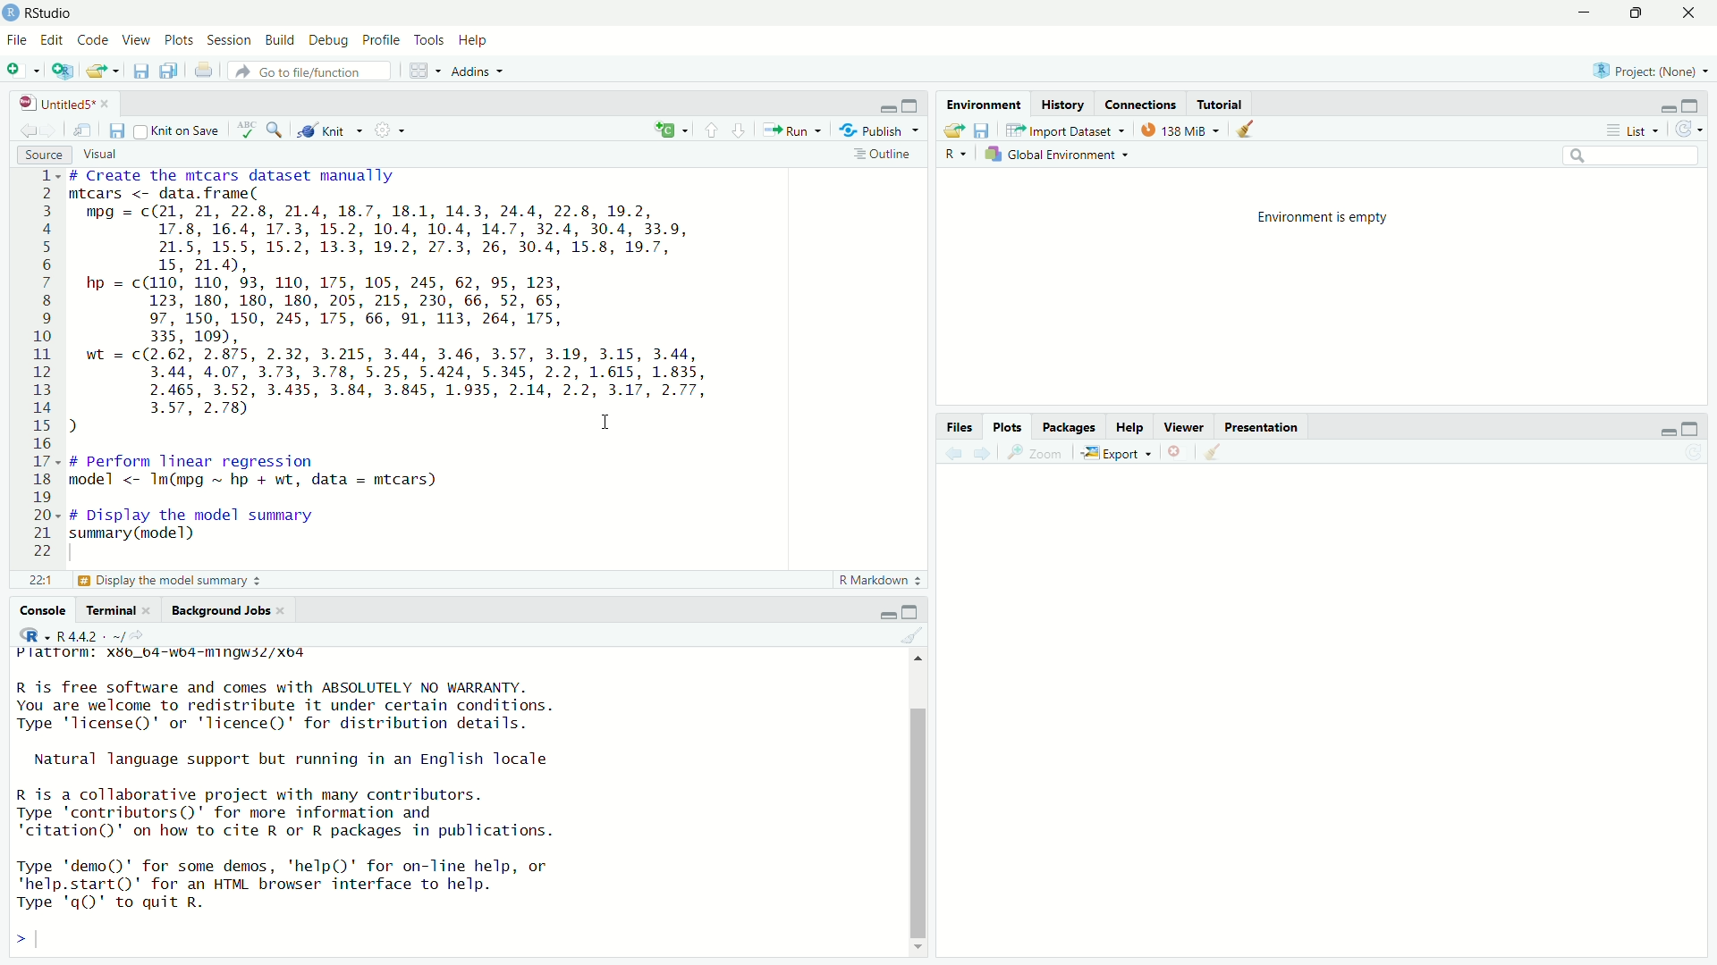 This screenshot has height=965, width=1717. What do you see at coordinates (1220, 106) in the screenshot?
I see `Tutorial` at bounding box center [1220, 106].